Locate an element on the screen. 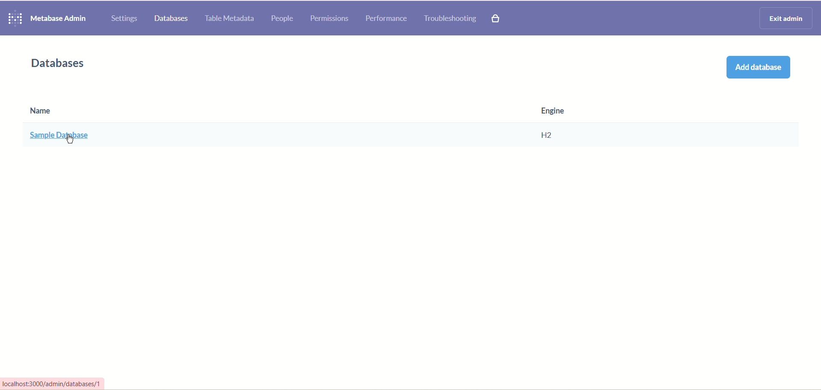  name is located at coordinates (57, 125).